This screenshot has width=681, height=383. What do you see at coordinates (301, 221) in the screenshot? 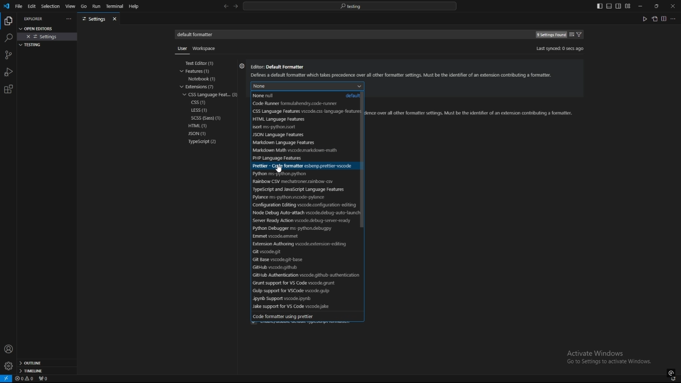
I see `server ready action` at bounding box center [301, 221].